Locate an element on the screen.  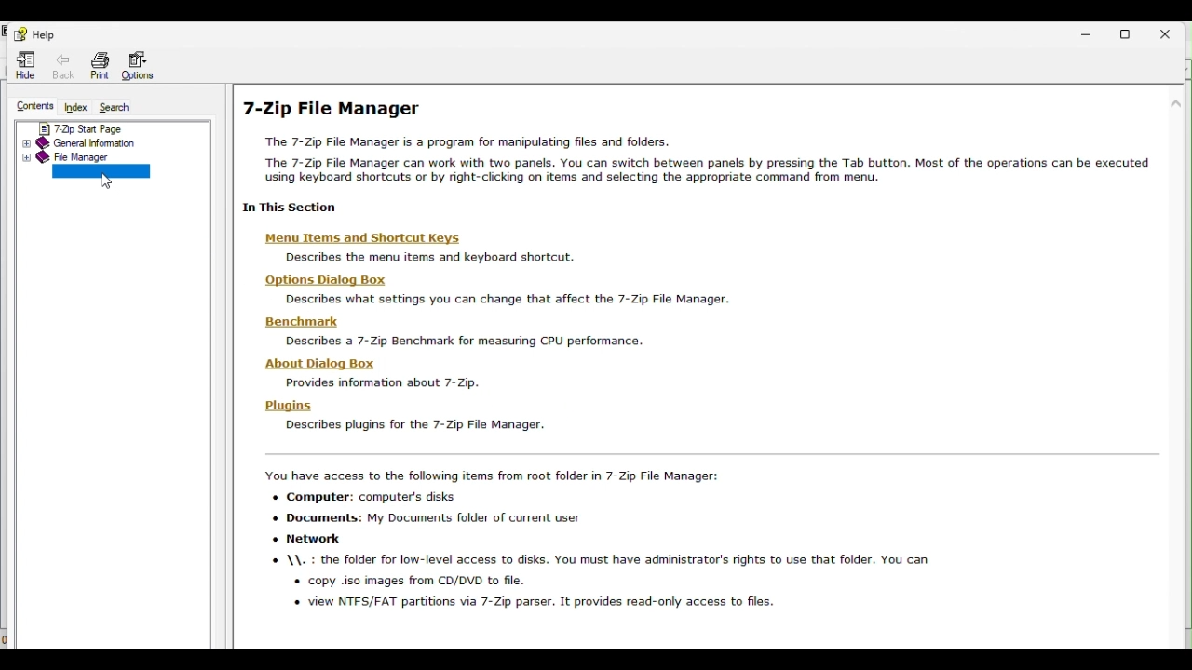
options dialog box is located at coordinates (325, 279).